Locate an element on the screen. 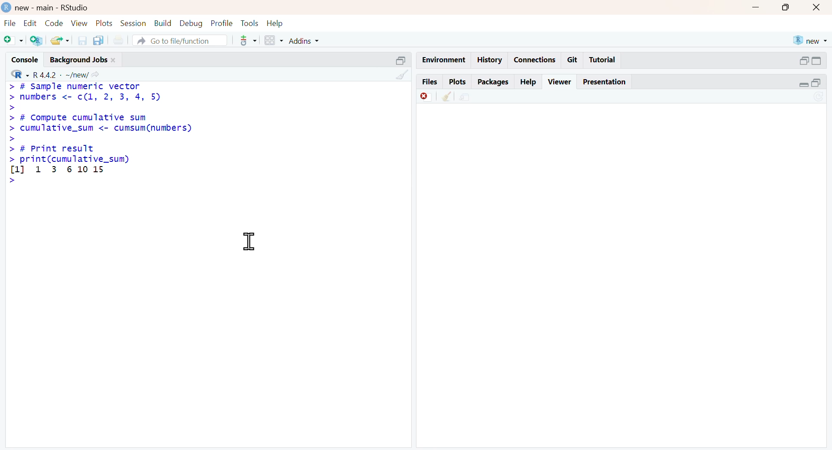  expand/collapse is located at coordinates (818, 61).